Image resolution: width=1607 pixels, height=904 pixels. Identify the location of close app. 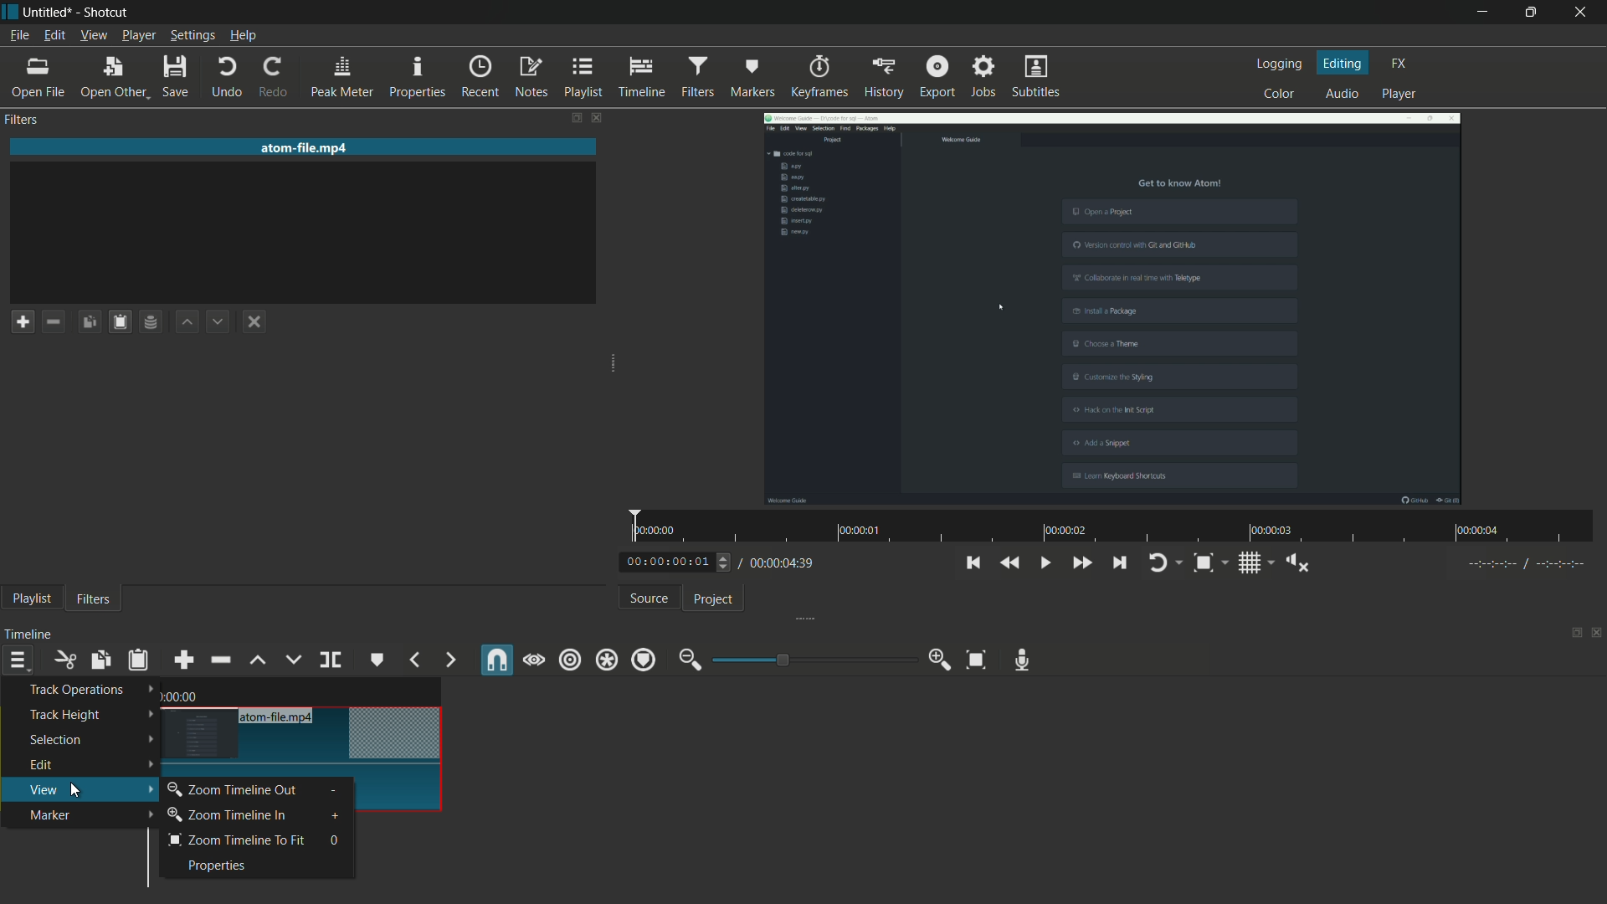
(1582, 13).